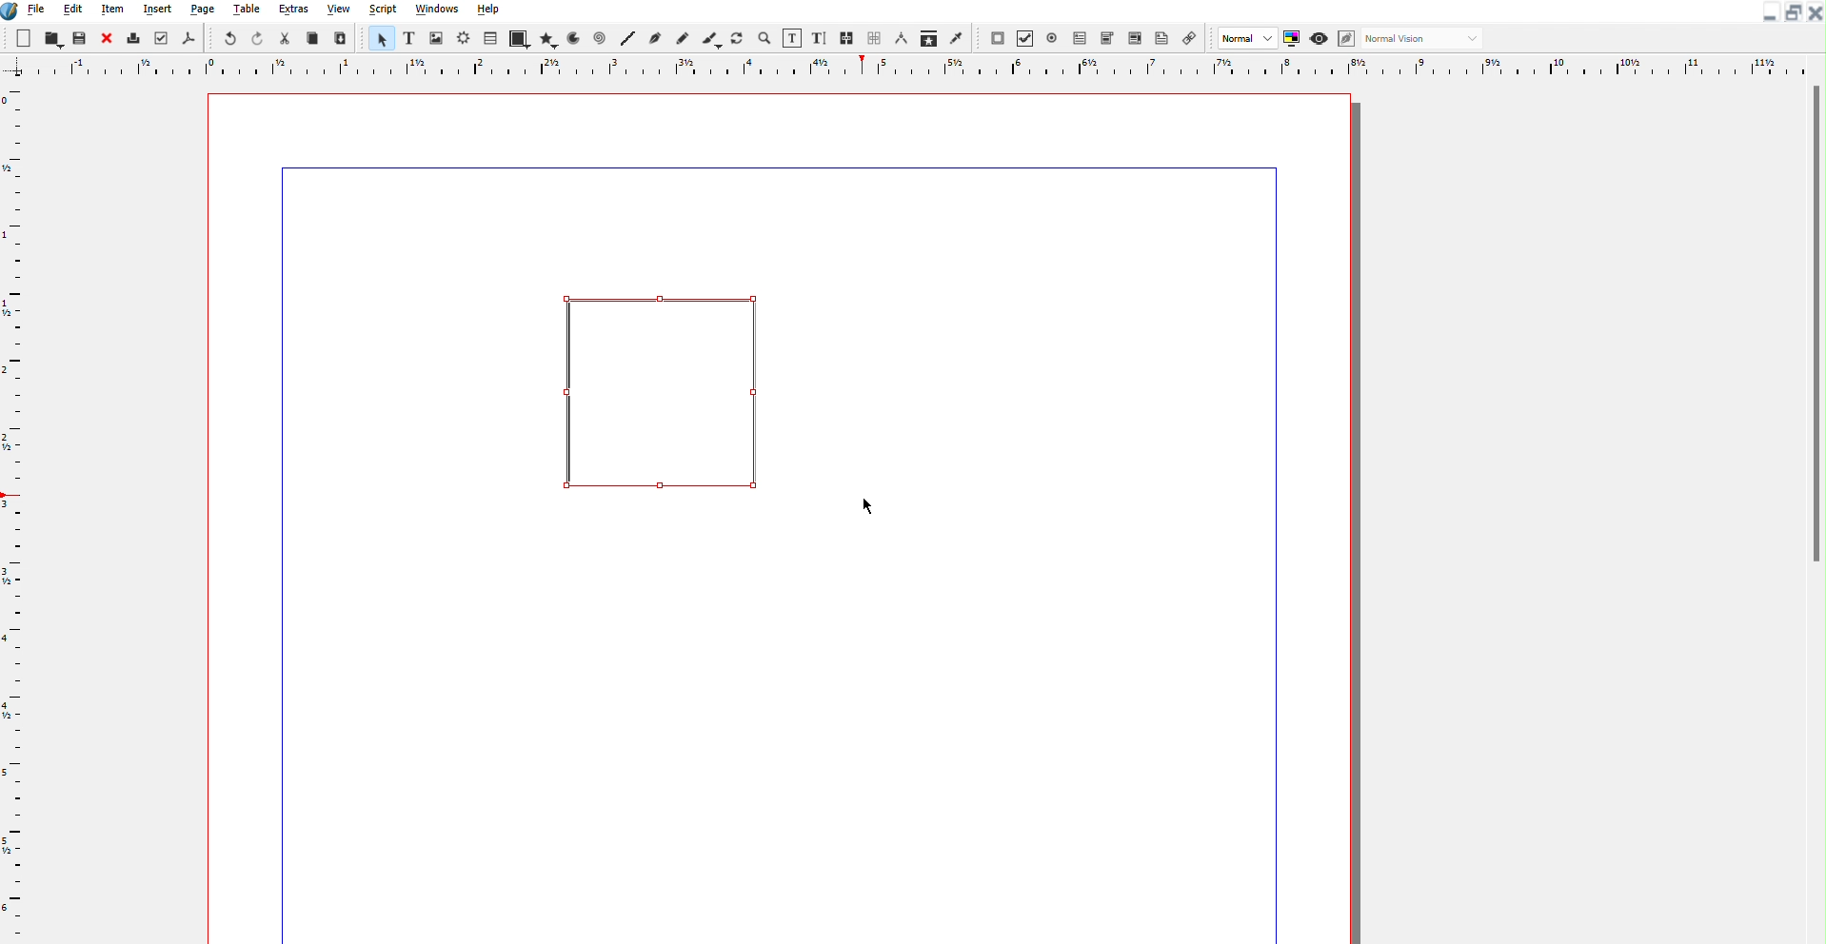  I want to click on Redo, so click(259, 39).